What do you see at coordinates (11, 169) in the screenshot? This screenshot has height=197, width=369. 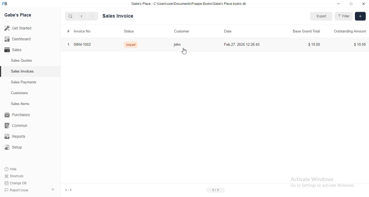 I see `help` at bounding box center [11, 169].